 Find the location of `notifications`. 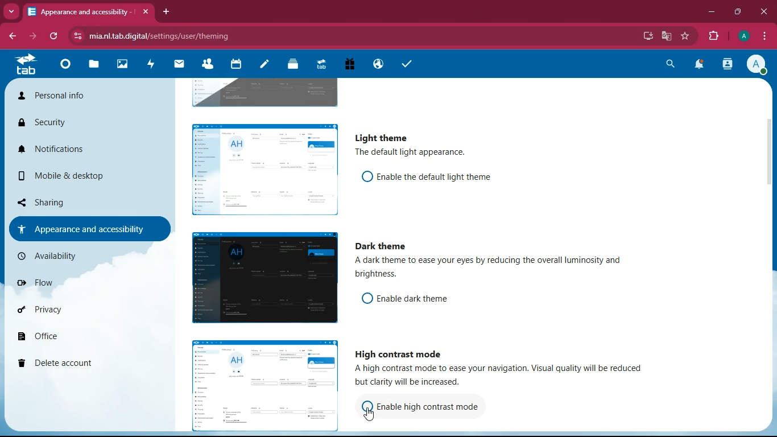

notifications is located at coordinates (702, 65).